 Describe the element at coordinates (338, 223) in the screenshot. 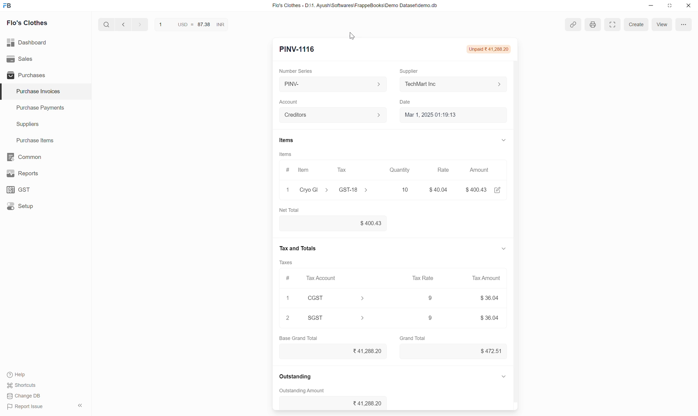

I see `$400.43` at that location.